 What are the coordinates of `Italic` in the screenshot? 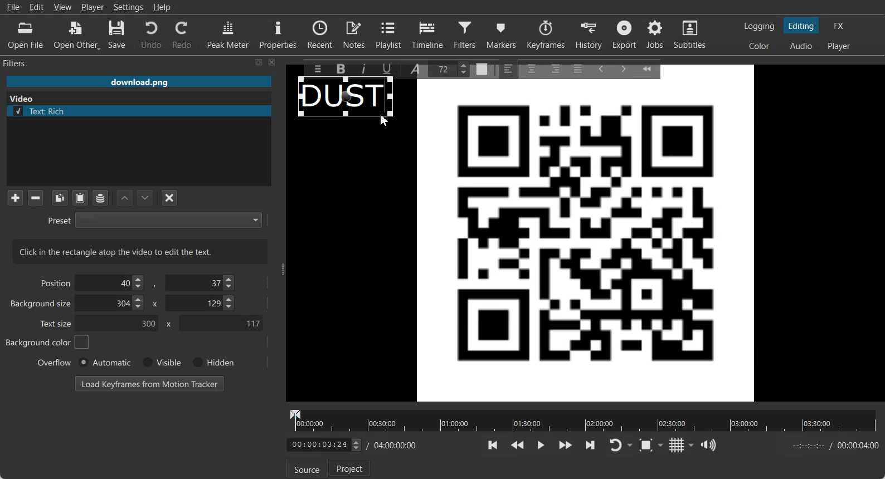 It's located at (366, 67).